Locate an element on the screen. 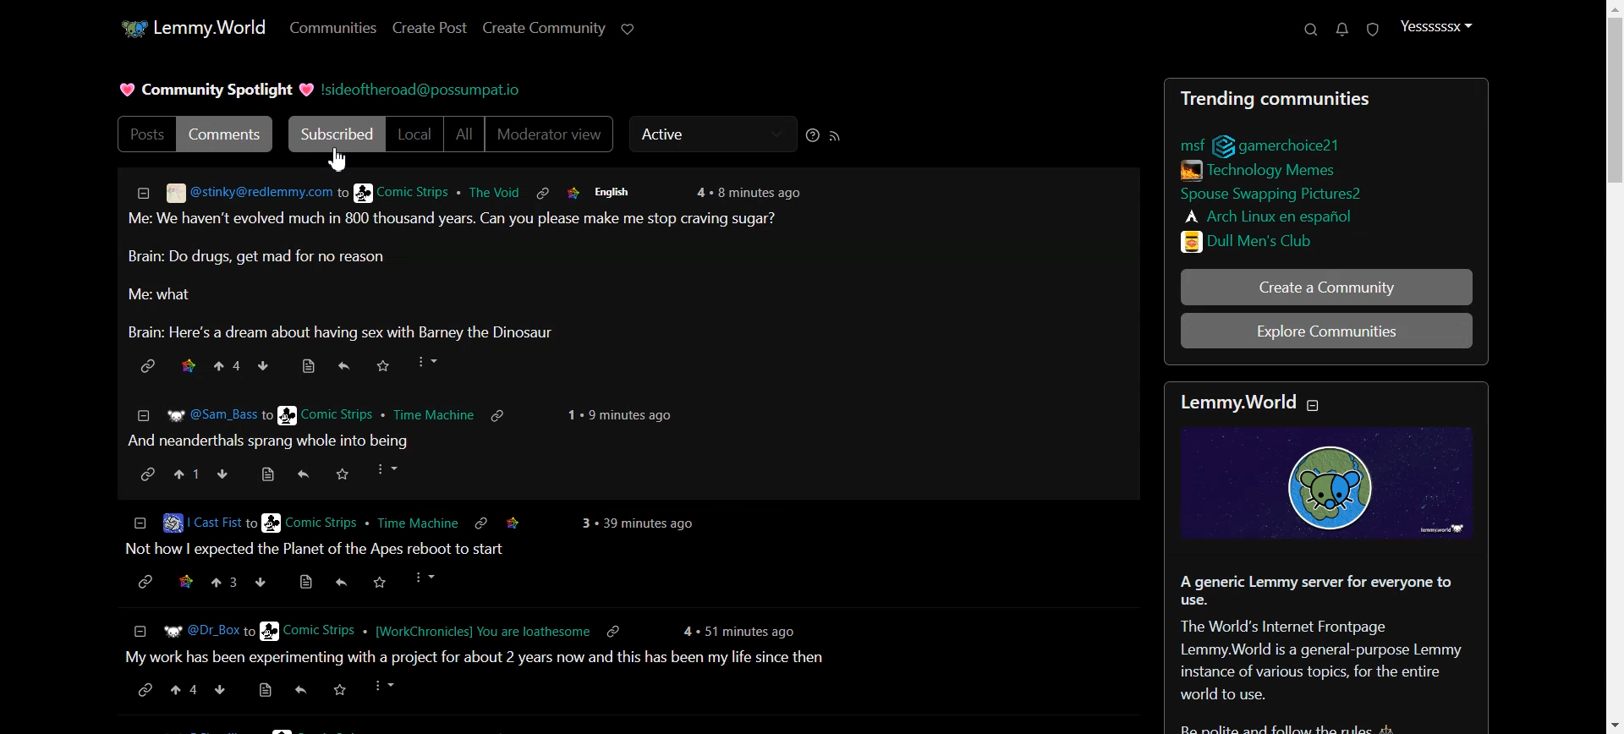 This screenshot has height=734, width=1624. downvote is located at coordinates (221, 693).